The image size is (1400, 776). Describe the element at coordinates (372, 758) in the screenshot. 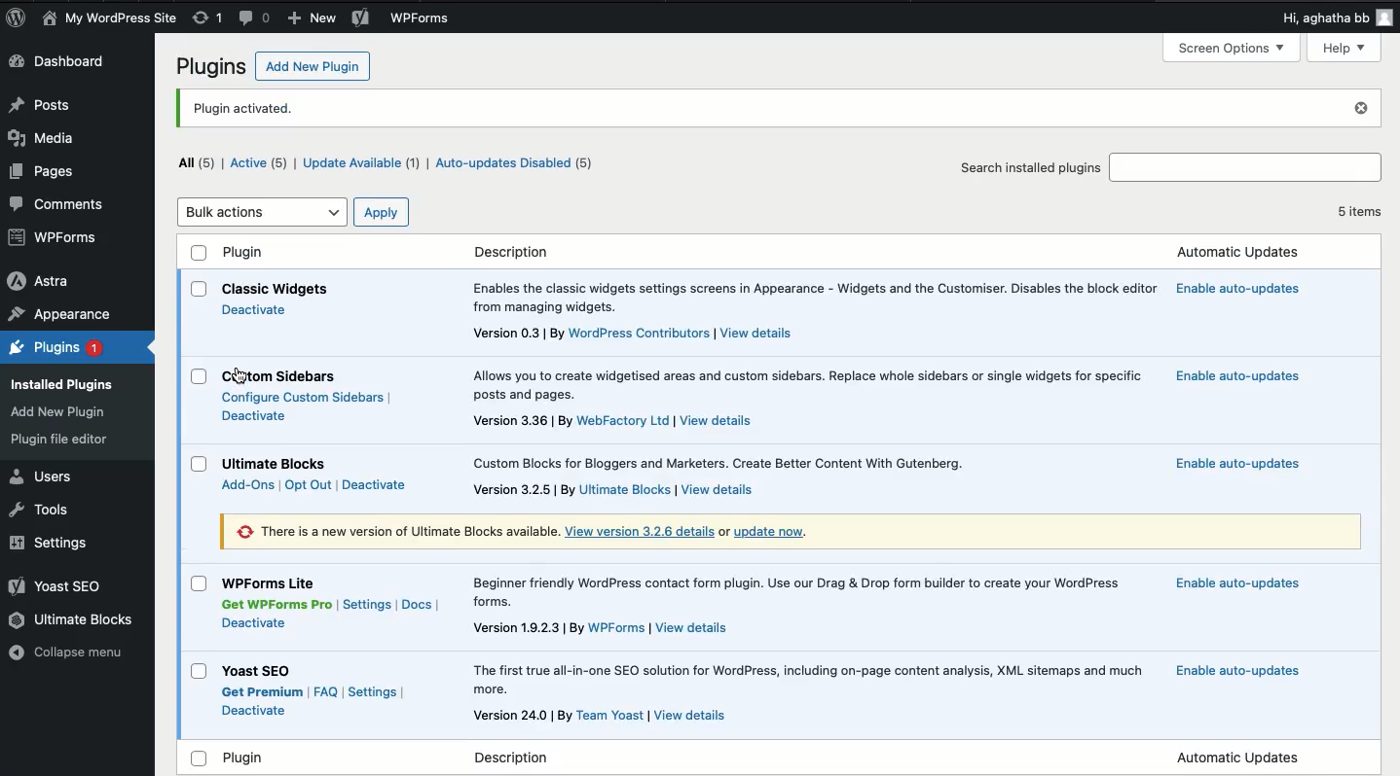

I see `plugin description` at that location.